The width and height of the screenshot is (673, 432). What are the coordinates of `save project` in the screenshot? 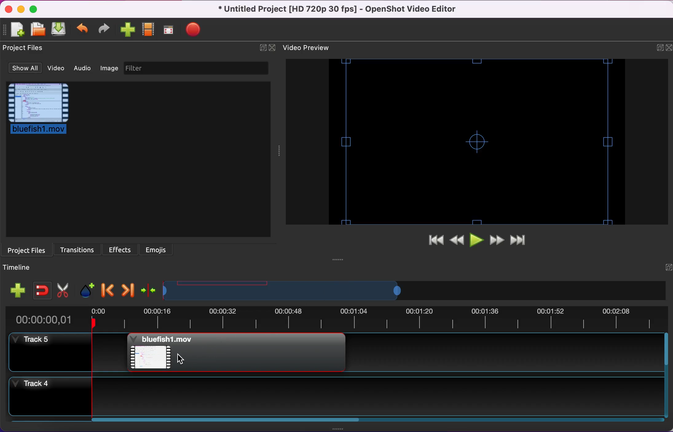 It's located at (60, 29).